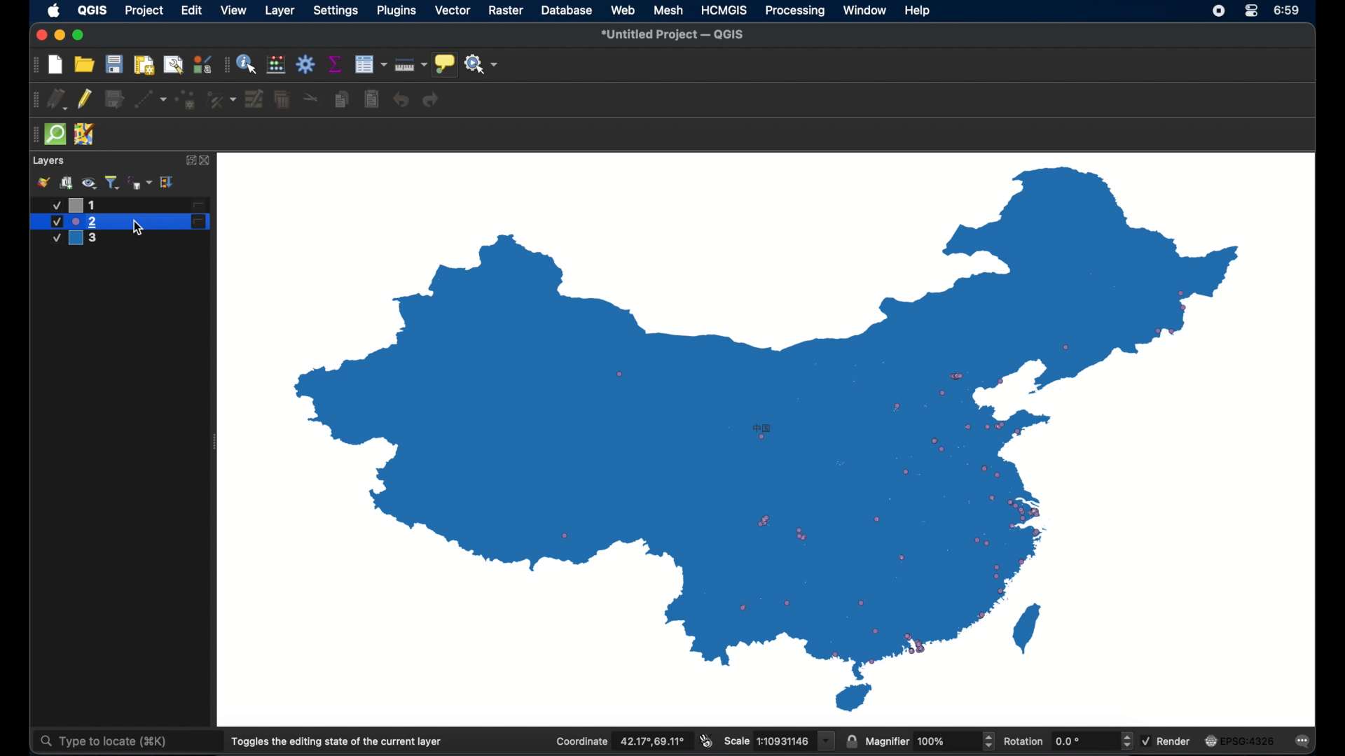 This screenshot has width=1345, height=756. Describe the element at coordinates (865, 11) in the screenshot. I see `window` at that location.